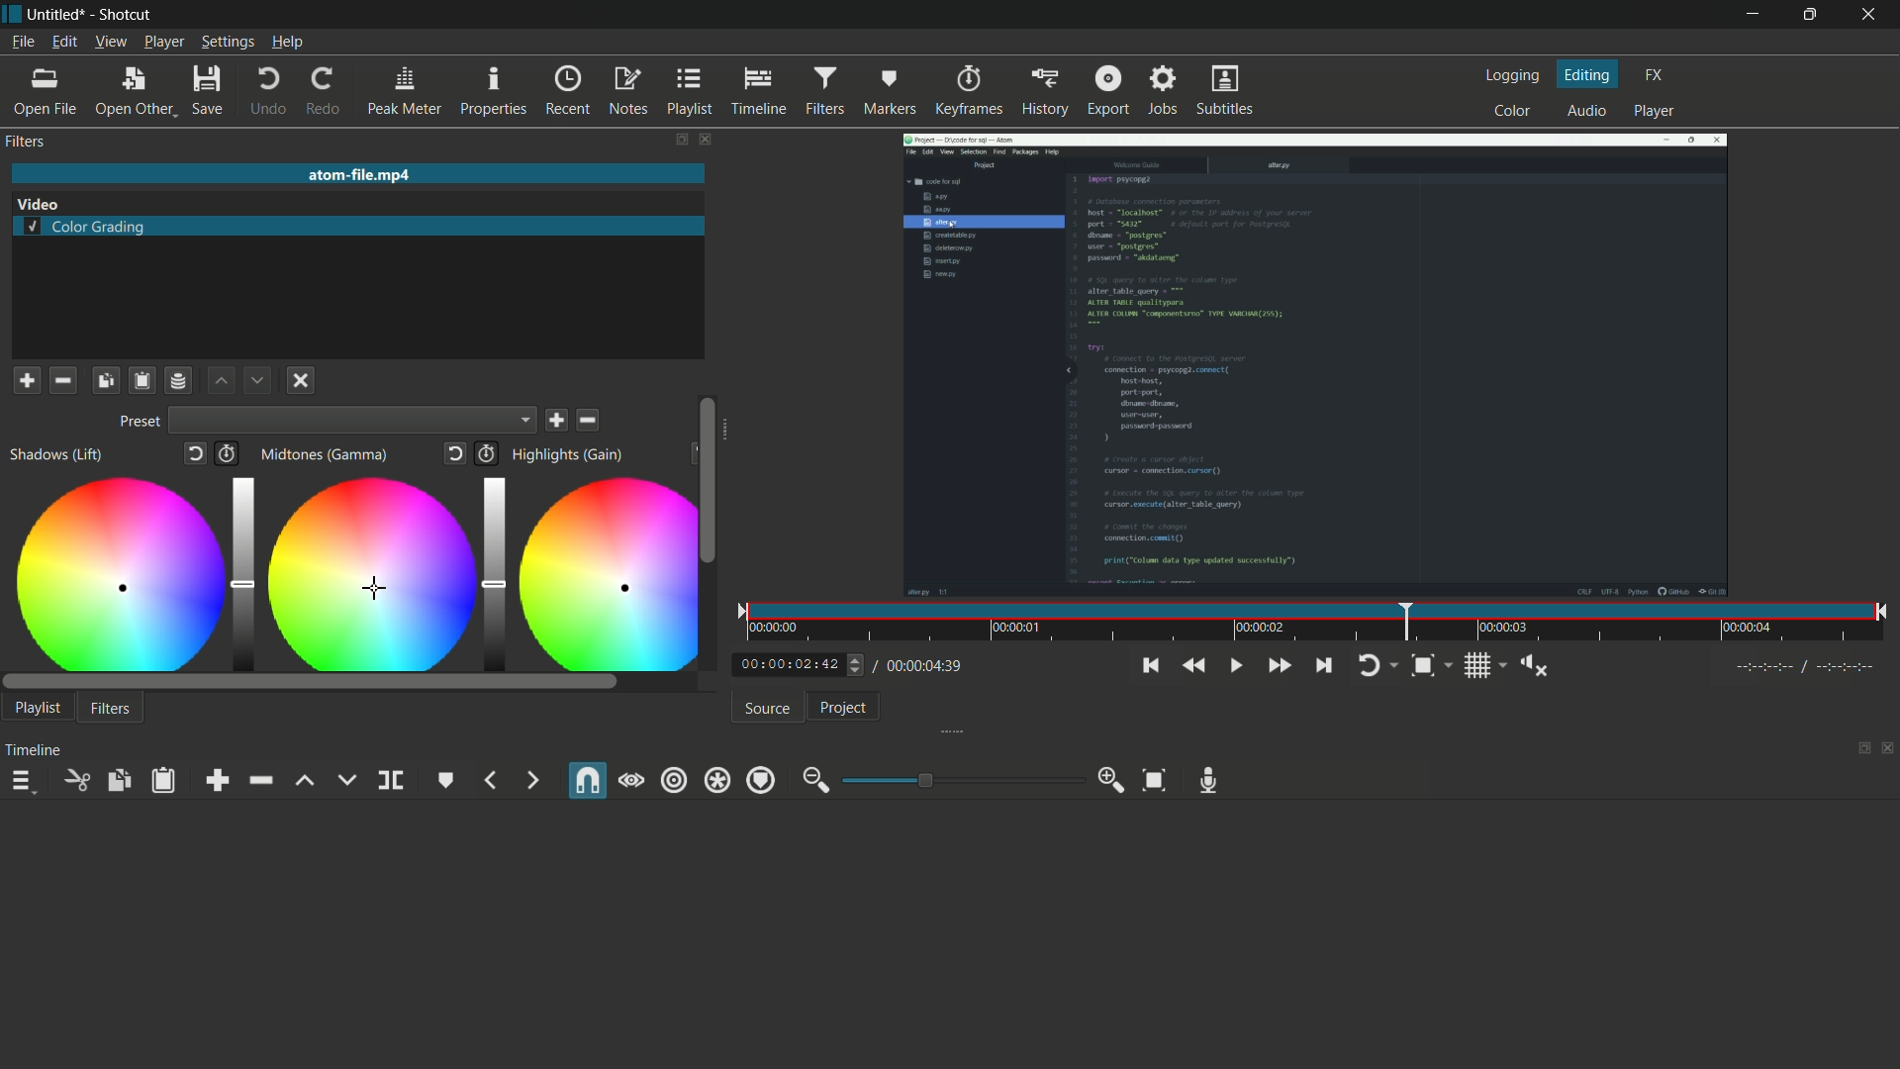 The image size is (1900, 1069). I want to click on record audio, so click(1209, 780).